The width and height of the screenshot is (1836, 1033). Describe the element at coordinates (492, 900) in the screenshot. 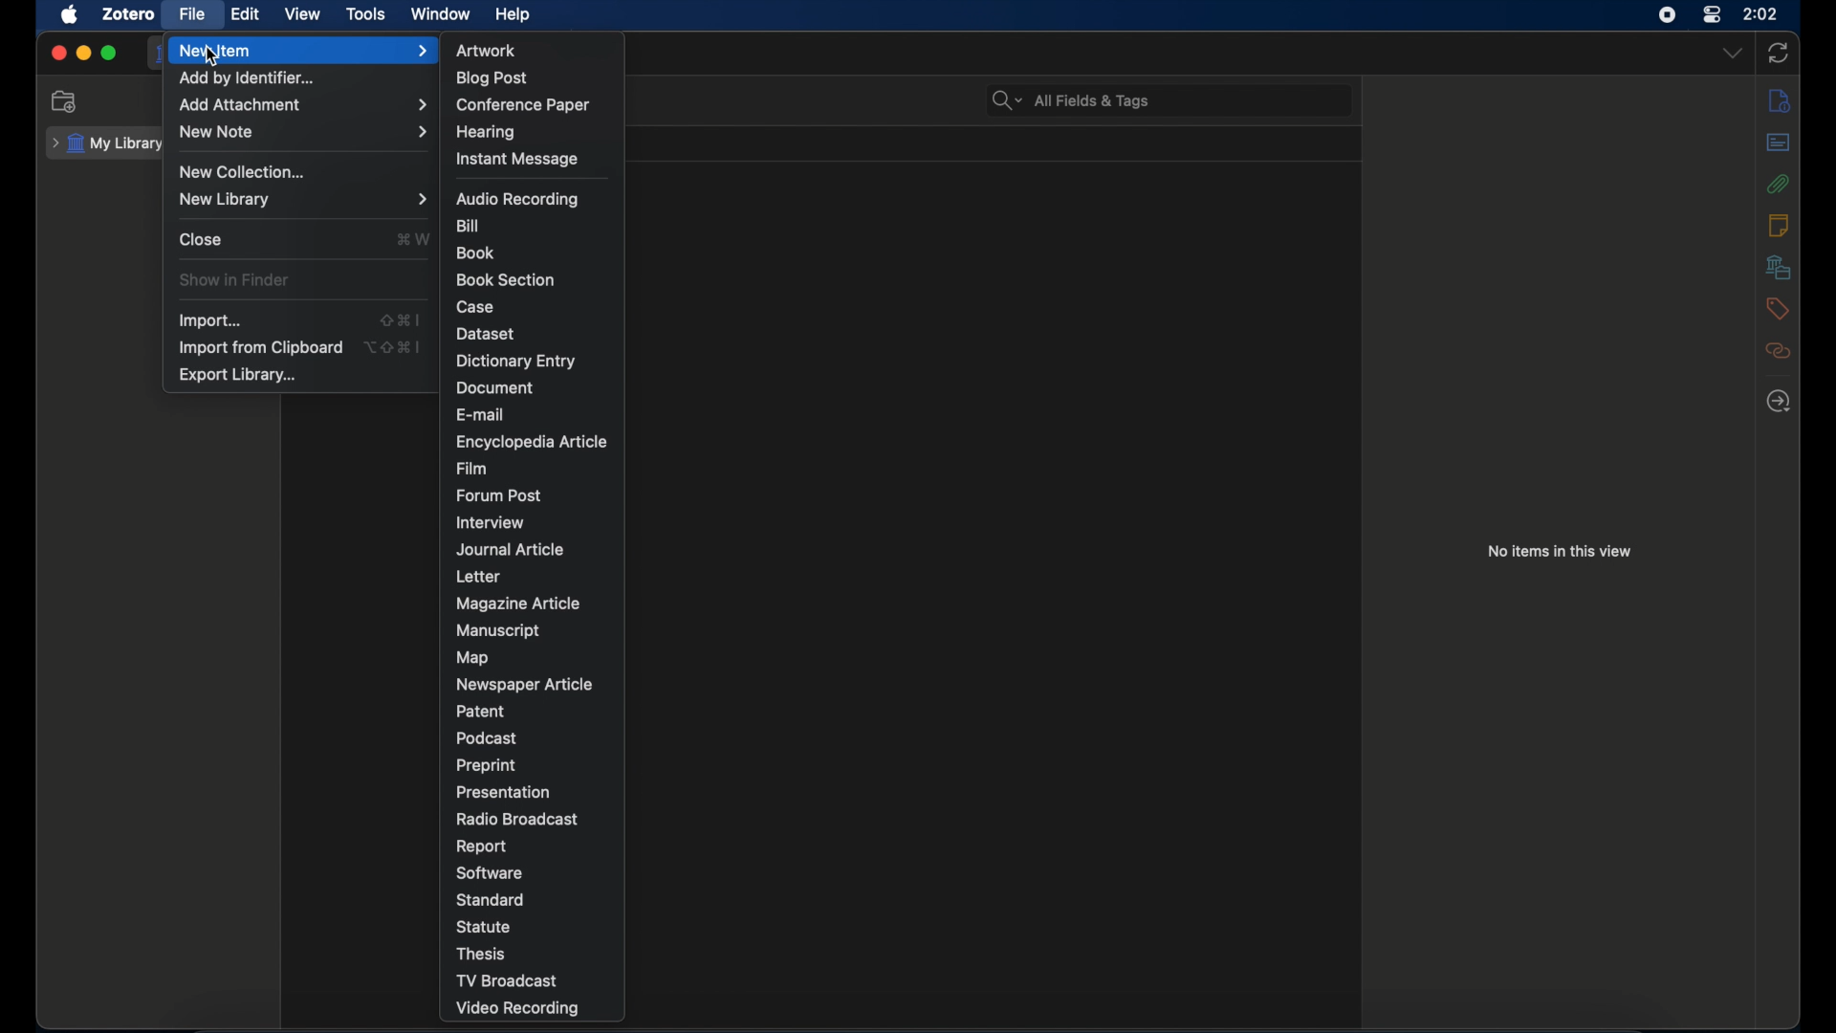

I see `standard` at that location.